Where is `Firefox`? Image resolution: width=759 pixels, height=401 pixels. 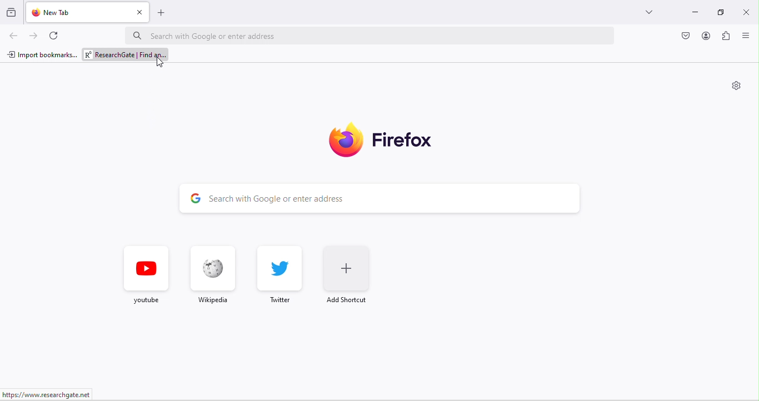 Firefox is located at coordinates (405, 138).